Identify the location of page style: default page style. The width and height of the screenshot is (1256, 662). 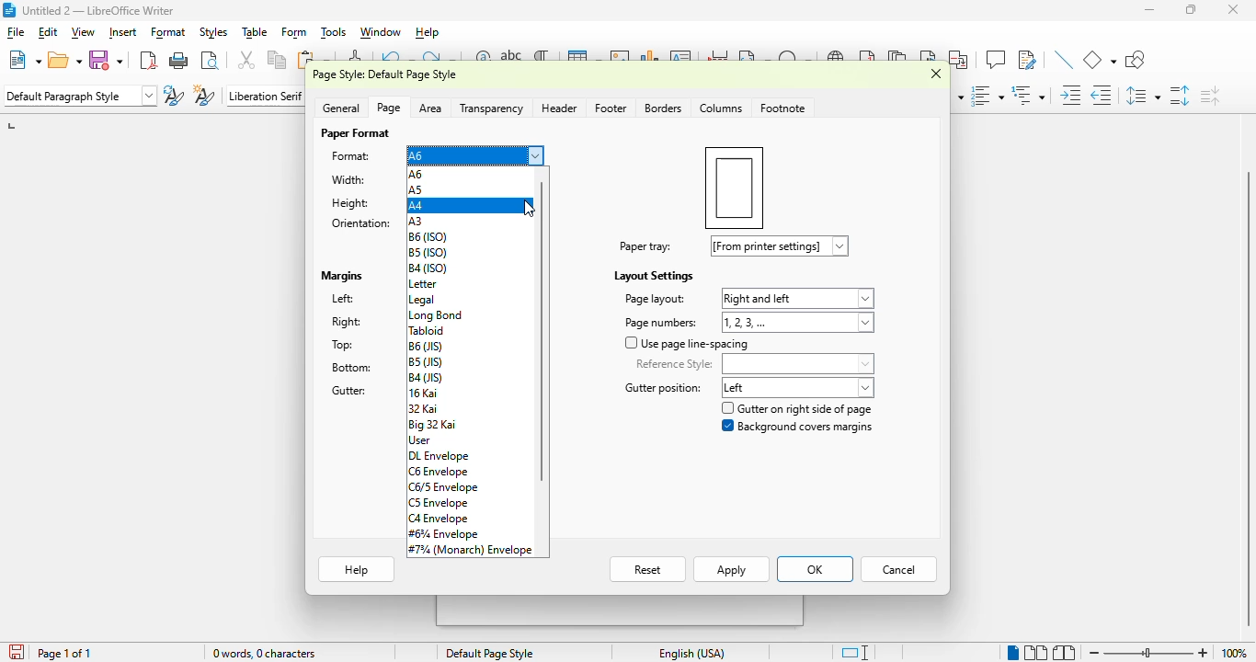
(384, 74).